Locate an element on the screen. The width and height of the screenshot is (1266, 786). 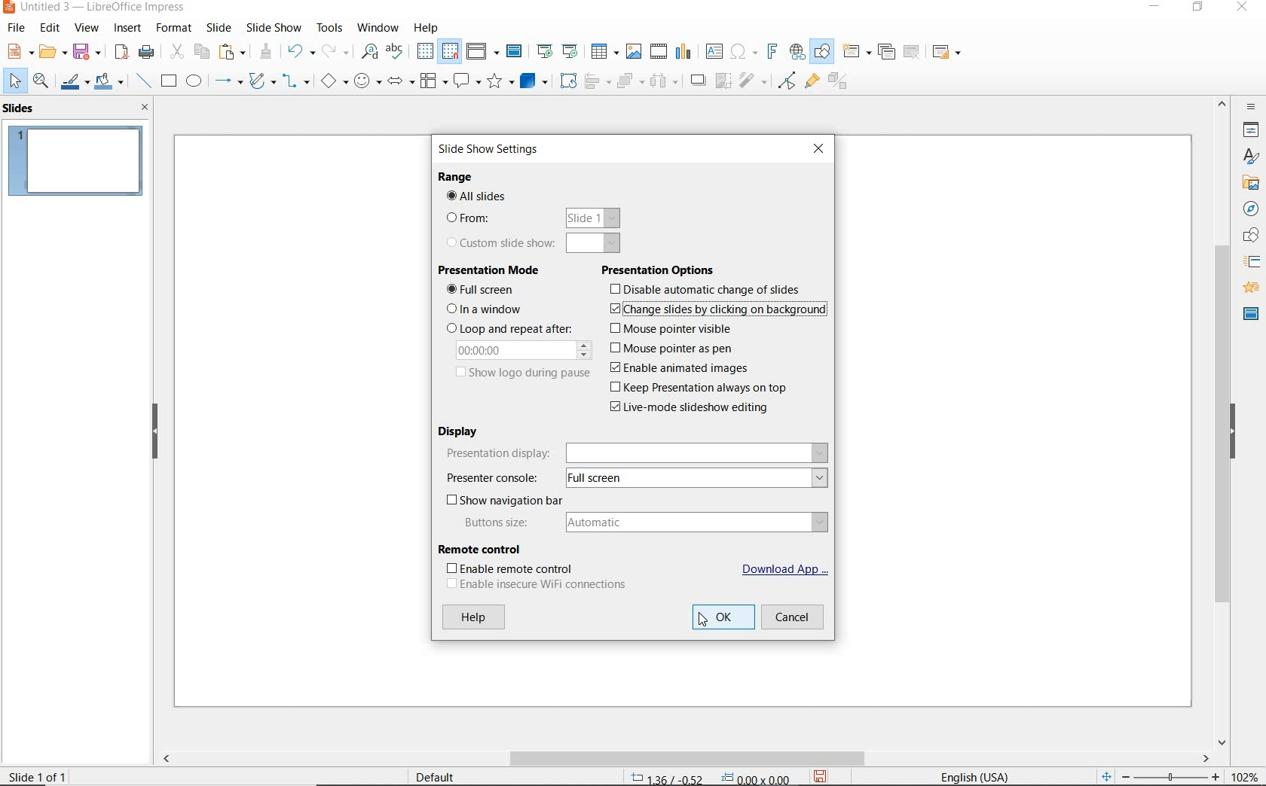
REMOTE CONTROL is located at coordinates (485, 550).